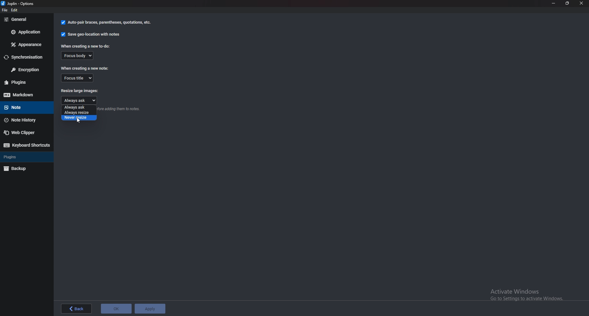 This screenshot has width=589, height=316. I want to click on back, so click(75, 309).